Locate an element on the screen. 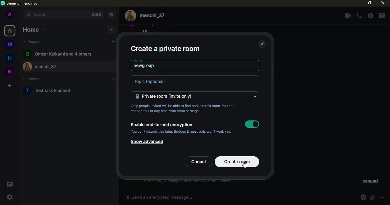 The width and height of the screenshot is (390, 205). Input space for private room (invite only) is located at coordinates (192, 96).